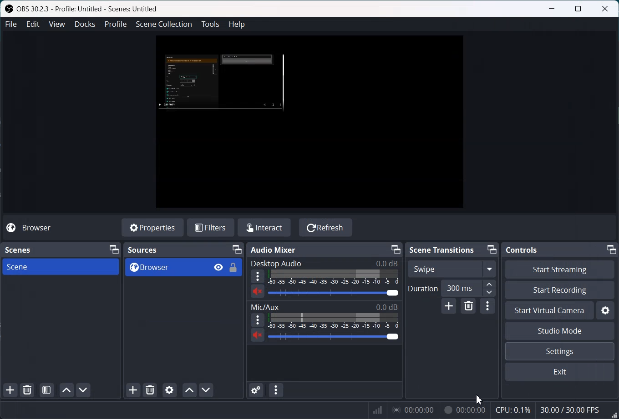 Image resolution: width=619 pixels, height=419 pixels. What do you see at coordinates (335, 321) in the screenshot?
I see `Volume Indicator` at bounding box center [335, 321].